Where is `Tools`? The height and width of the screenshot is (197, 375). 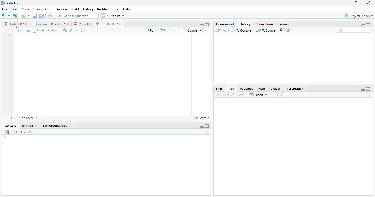
Tools is located at coordinates (115, 9).